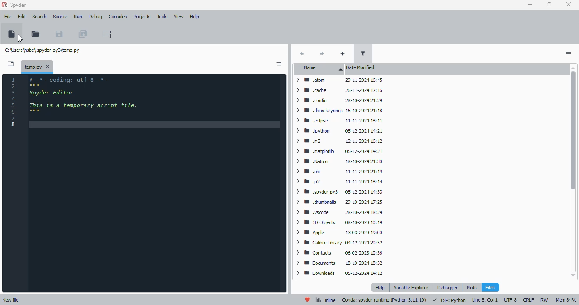 This screenshot has height=305, width=579. Describe the element at coordinates (411, 288) in the screenshot. I see `variable explorer` at that location.